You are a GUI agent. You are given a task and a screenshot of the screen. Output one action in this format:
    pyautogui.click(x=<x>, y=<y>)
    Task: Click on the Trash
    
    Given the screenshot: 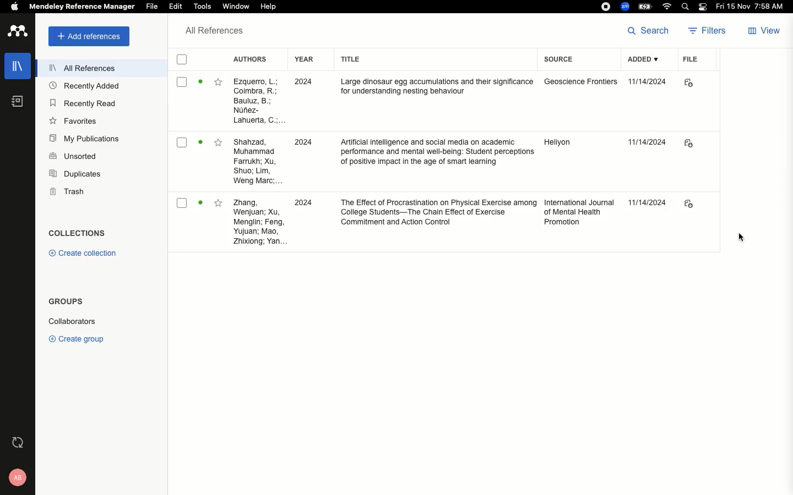 What is the action you would take?
    pyautogui.click(x=63, y=191)
    